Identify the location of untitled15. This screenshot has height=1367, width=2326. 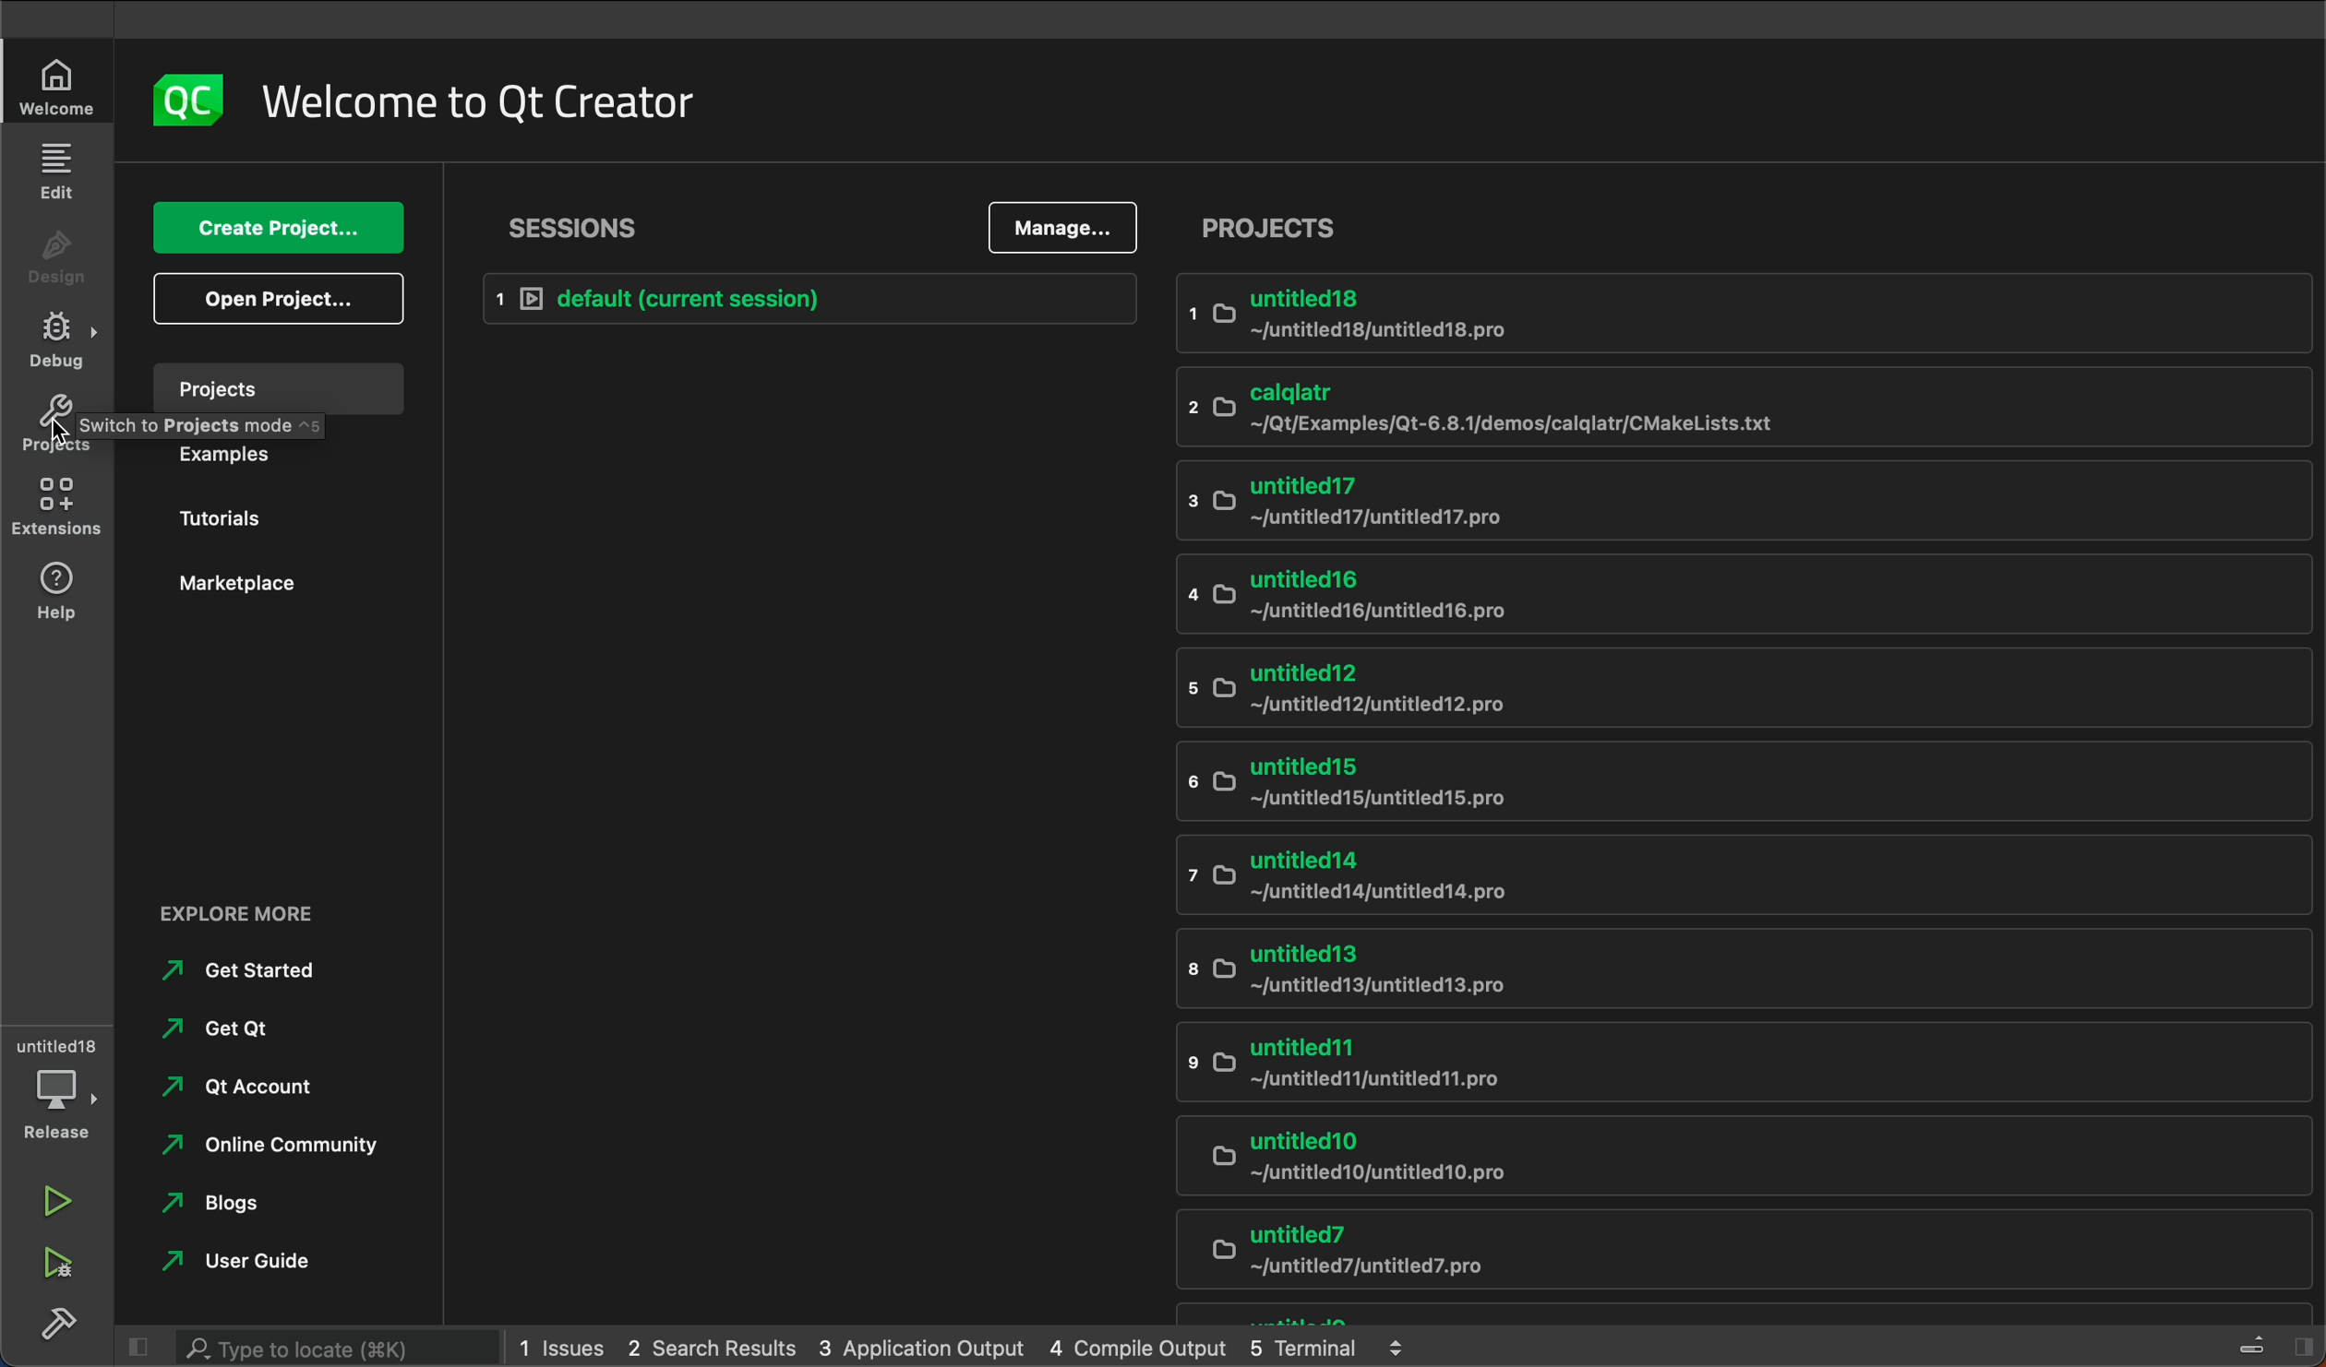
(1739, 779).